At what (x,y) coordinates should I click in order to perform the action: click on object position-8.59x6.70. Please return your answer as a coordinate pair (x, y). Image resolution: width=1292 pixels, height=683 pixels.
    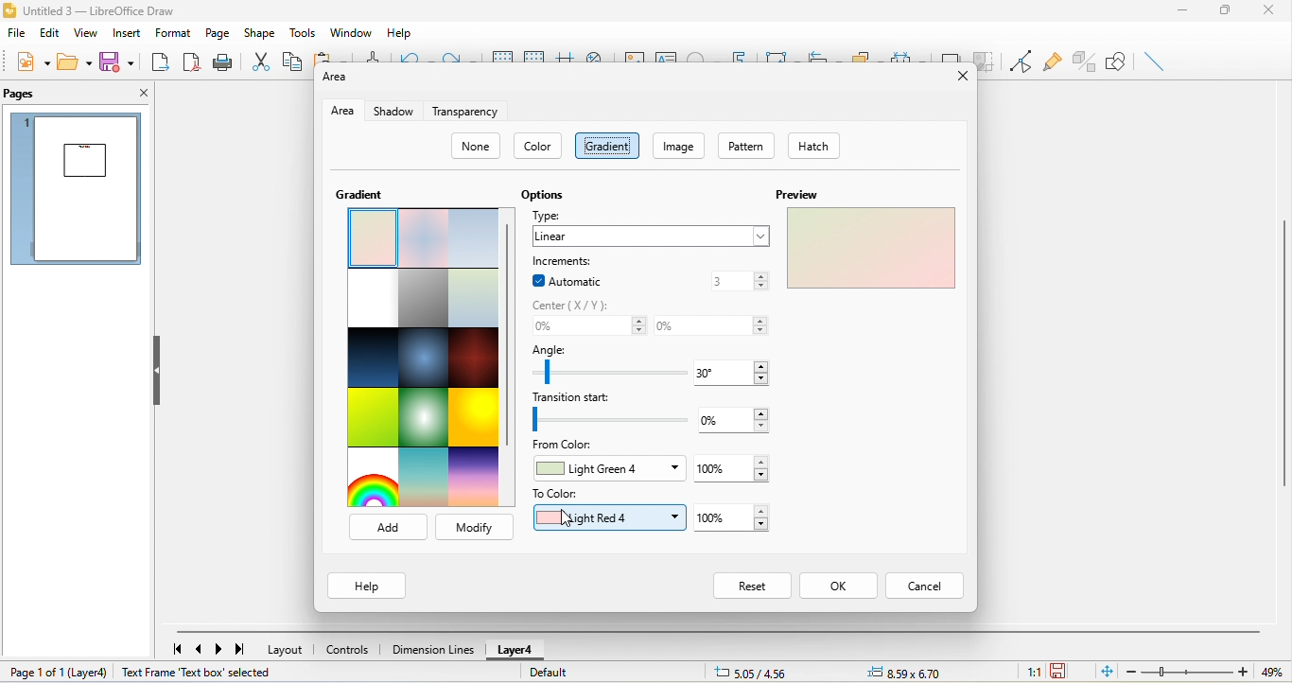
    Looking at the image, I should click on (909, 674).